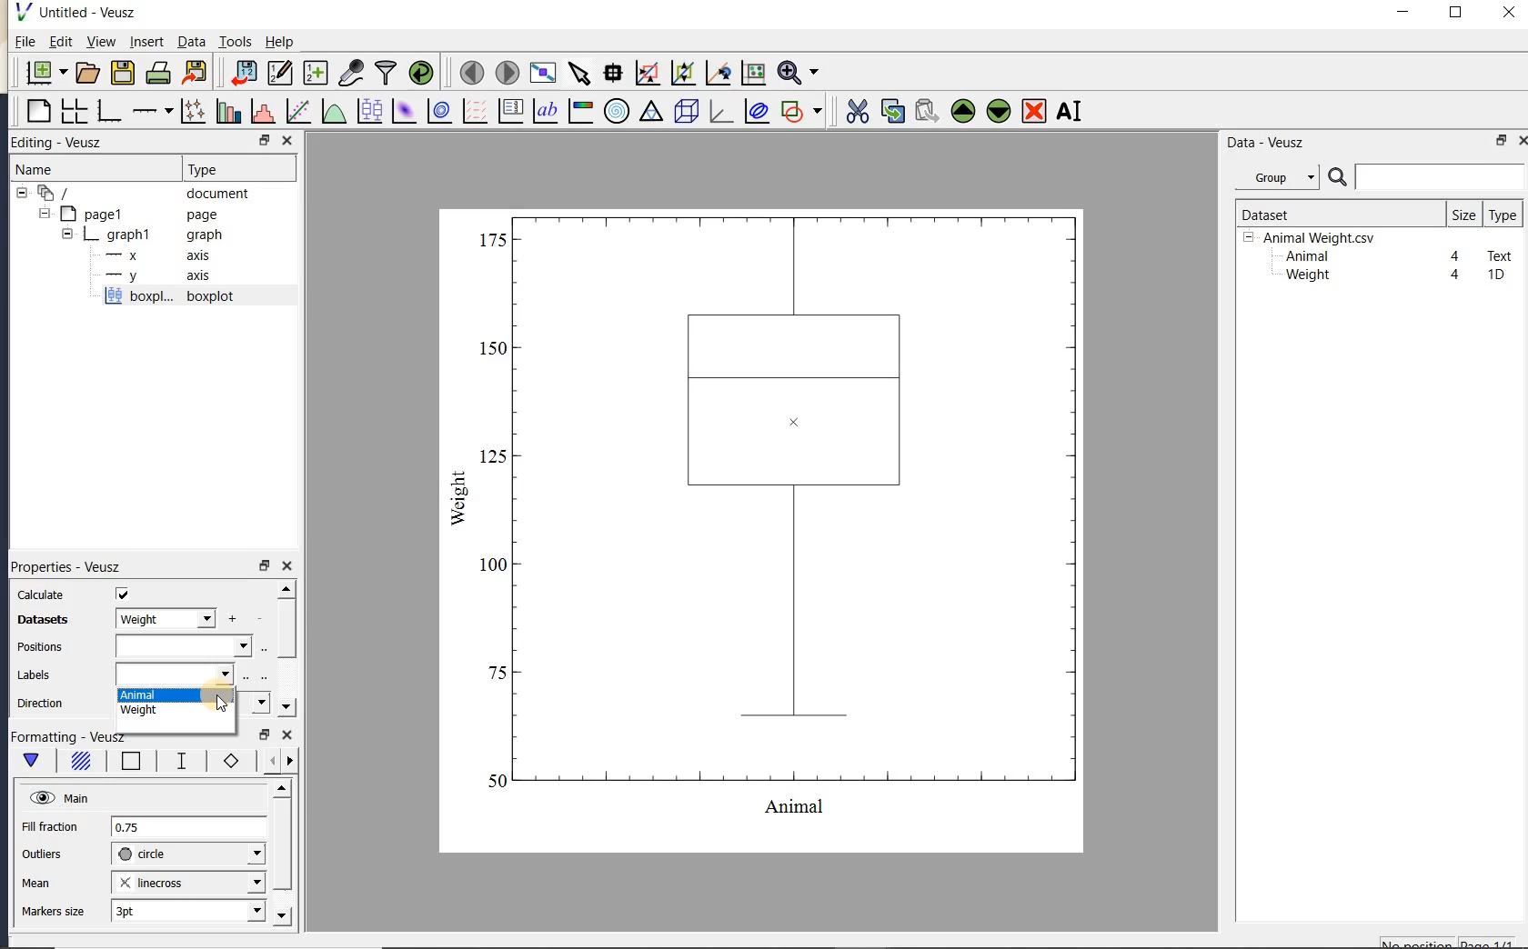 The image size is (1528, 949). Describe the element at coordinates (963, 112) in the screenshot. I see `move the selected widget up` at that location.